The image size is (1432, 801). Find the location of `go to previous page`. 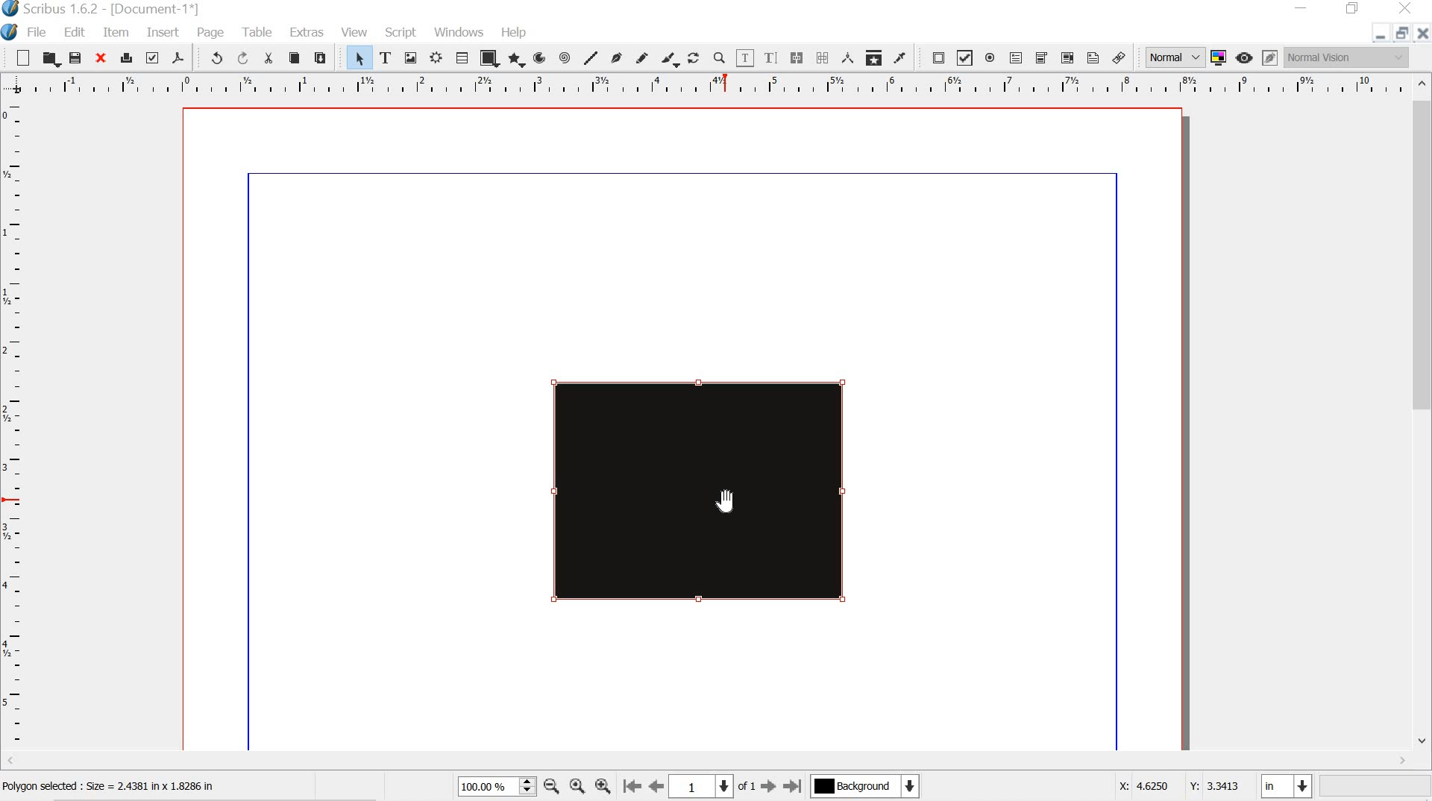

go to previous page is located at coordinates (655, 788).